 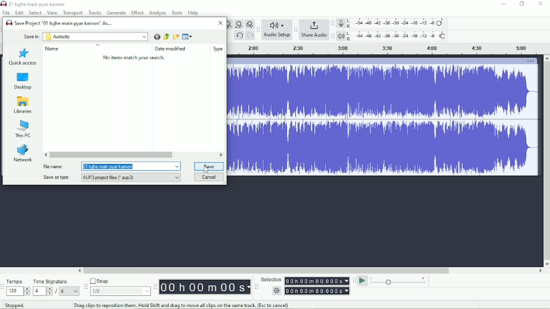 I want to click on Network, so click(x=23, y=152).